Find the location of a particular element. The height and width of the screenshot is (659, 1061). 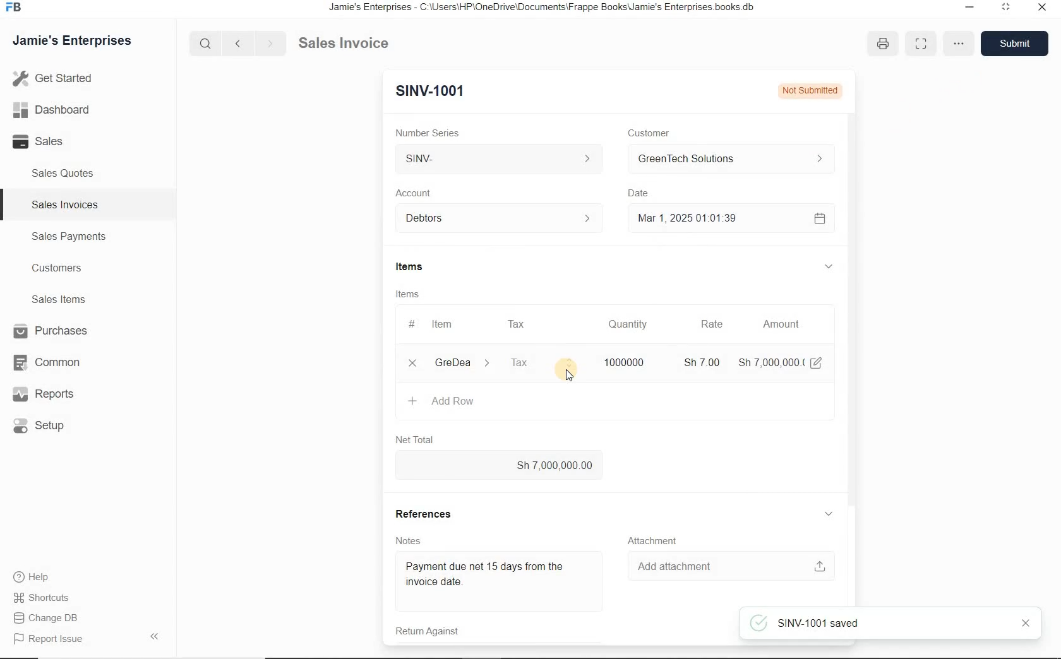

Sales Invoice is located at coordinates (345, 44).